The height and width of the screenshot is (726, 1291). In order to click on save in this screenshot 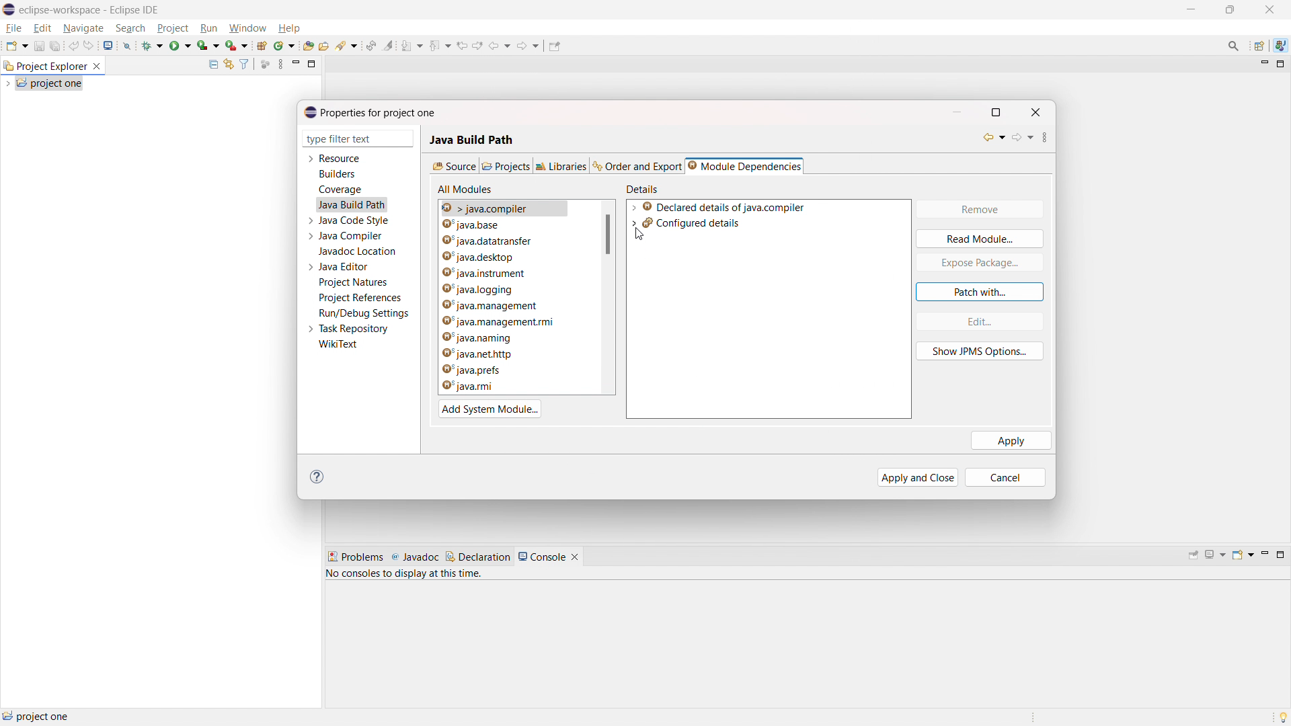, I will do `click(39, 46)`.